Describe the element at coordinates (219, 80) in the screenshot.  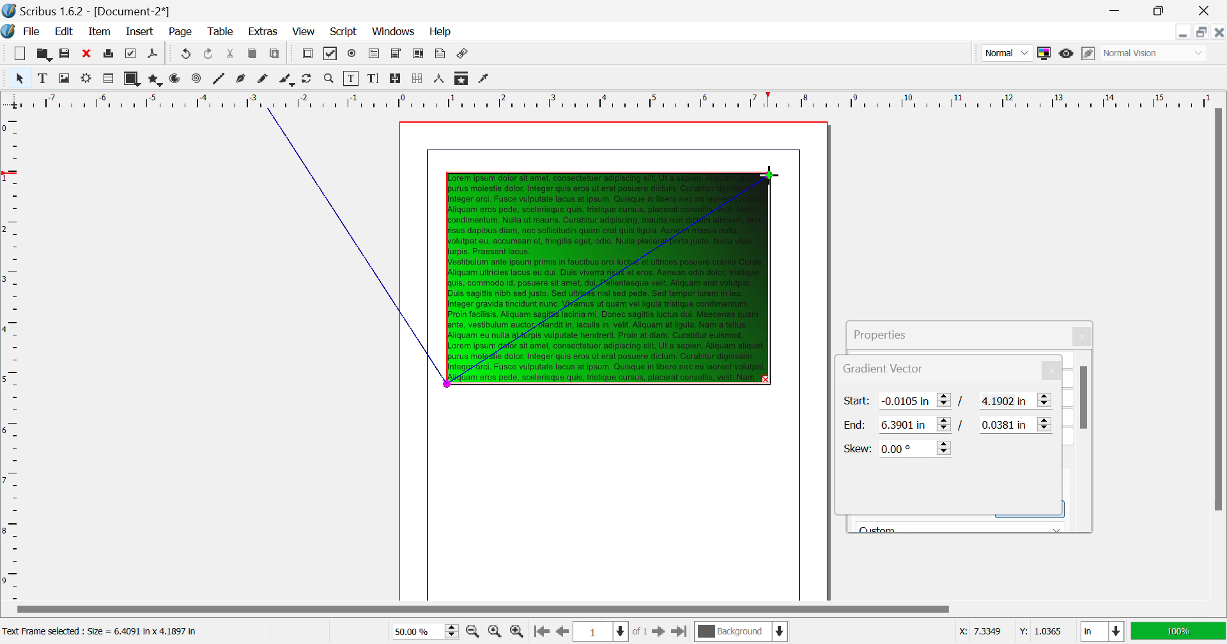
I see `Line` at that location.